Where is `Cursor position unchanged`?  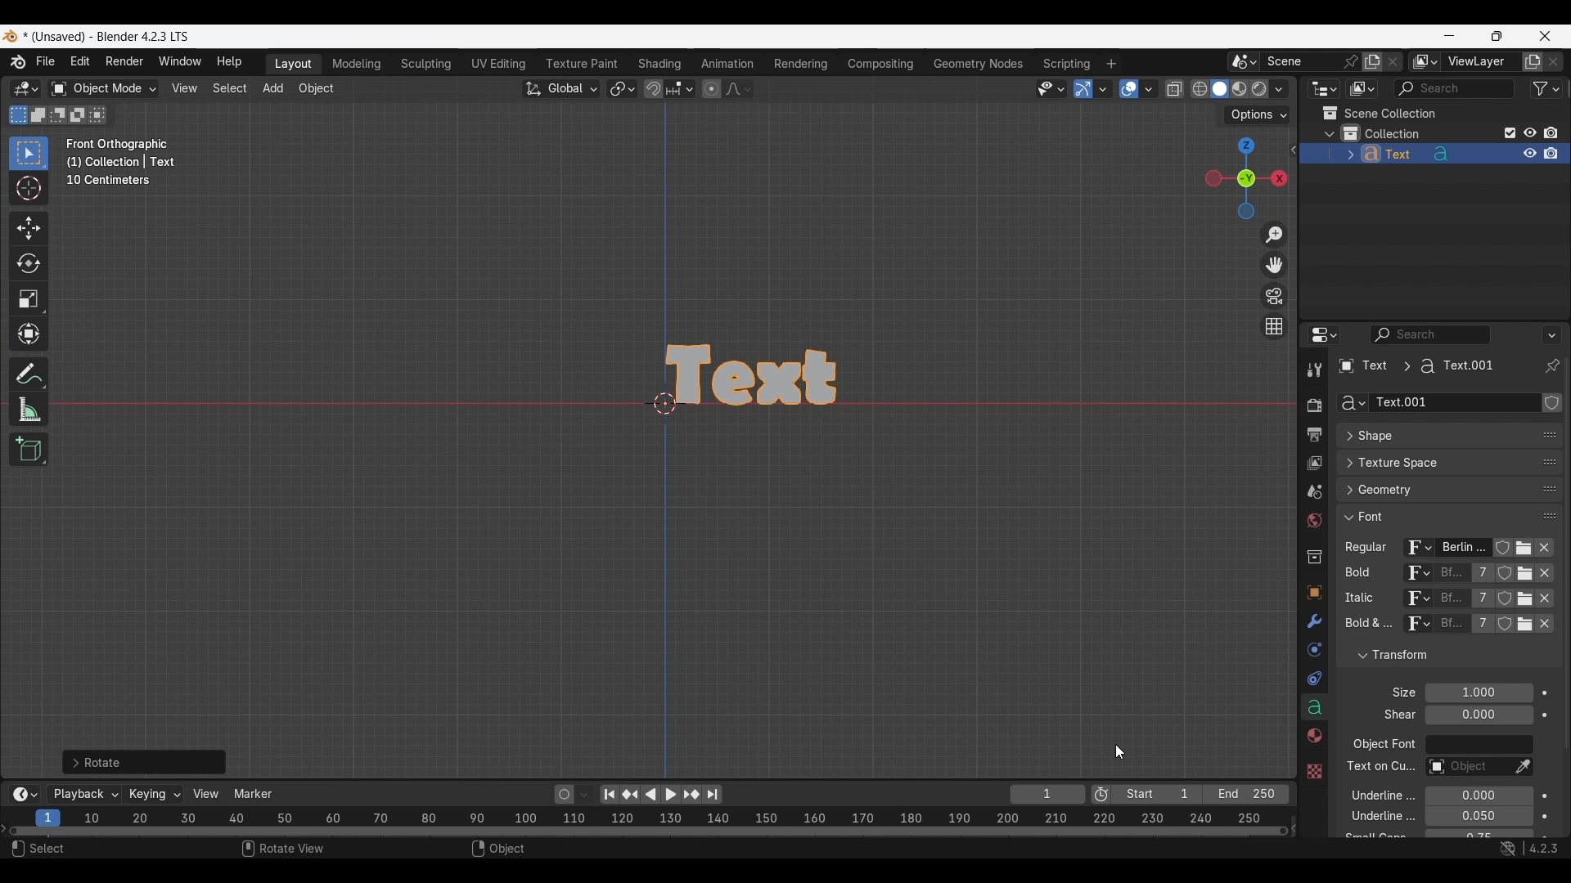
Cursor position unchanged is located at coordinates (1120, 751).